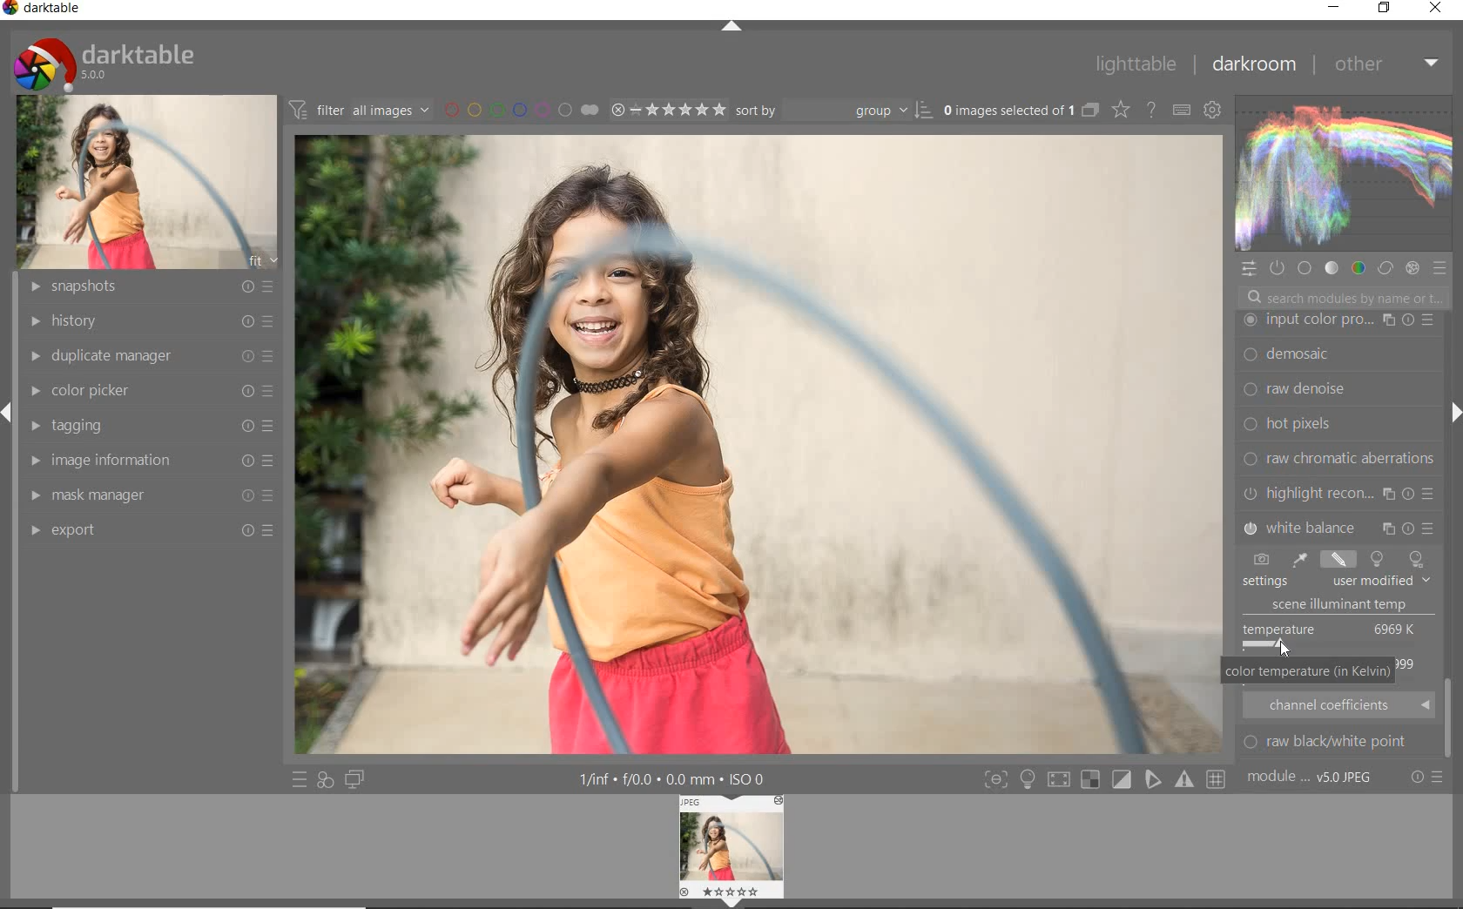 Image resolution: width=1463 pixels, height=909 pixels. What do you see at coordinates (1122, 110) in the screenshot?
I see `change type for overlay` at bounding box center [1122, 110].